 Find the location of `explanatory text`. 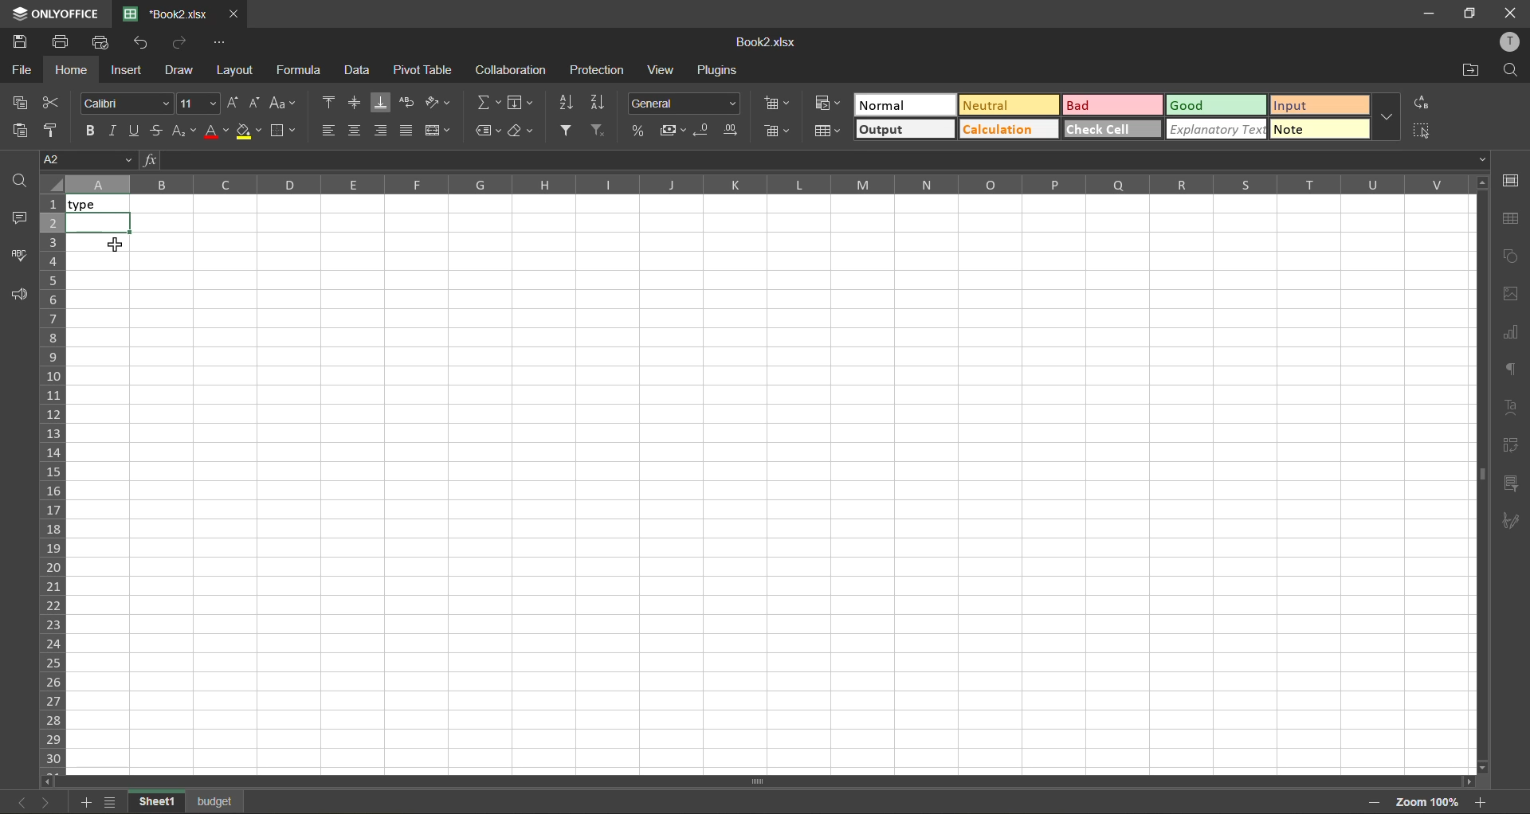

explanatory text is located at coordinates (1215, 131).